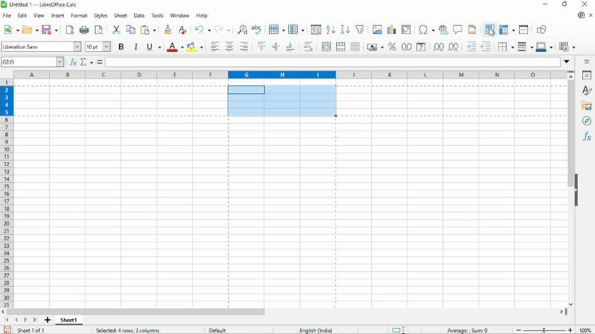 This screenshot has height=334, width=595. What do you see at coordinates (222, 29) in the screenshot?
I see `Redo` at bounding box center [222, 29].